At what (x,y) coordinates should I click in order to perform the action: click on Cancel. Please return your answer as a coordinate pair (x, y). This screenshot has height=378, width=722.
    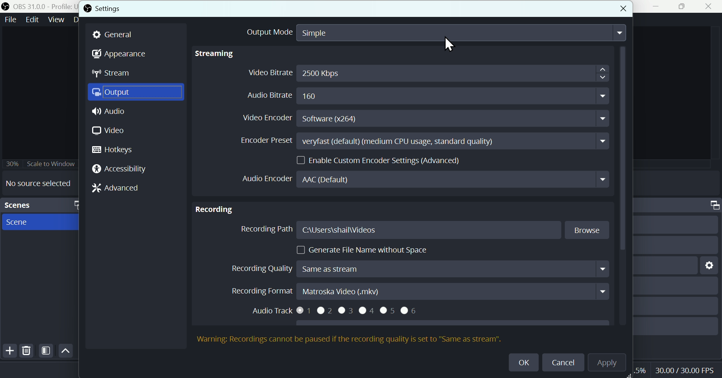
    Looking at the image, I should click on (563, 363).